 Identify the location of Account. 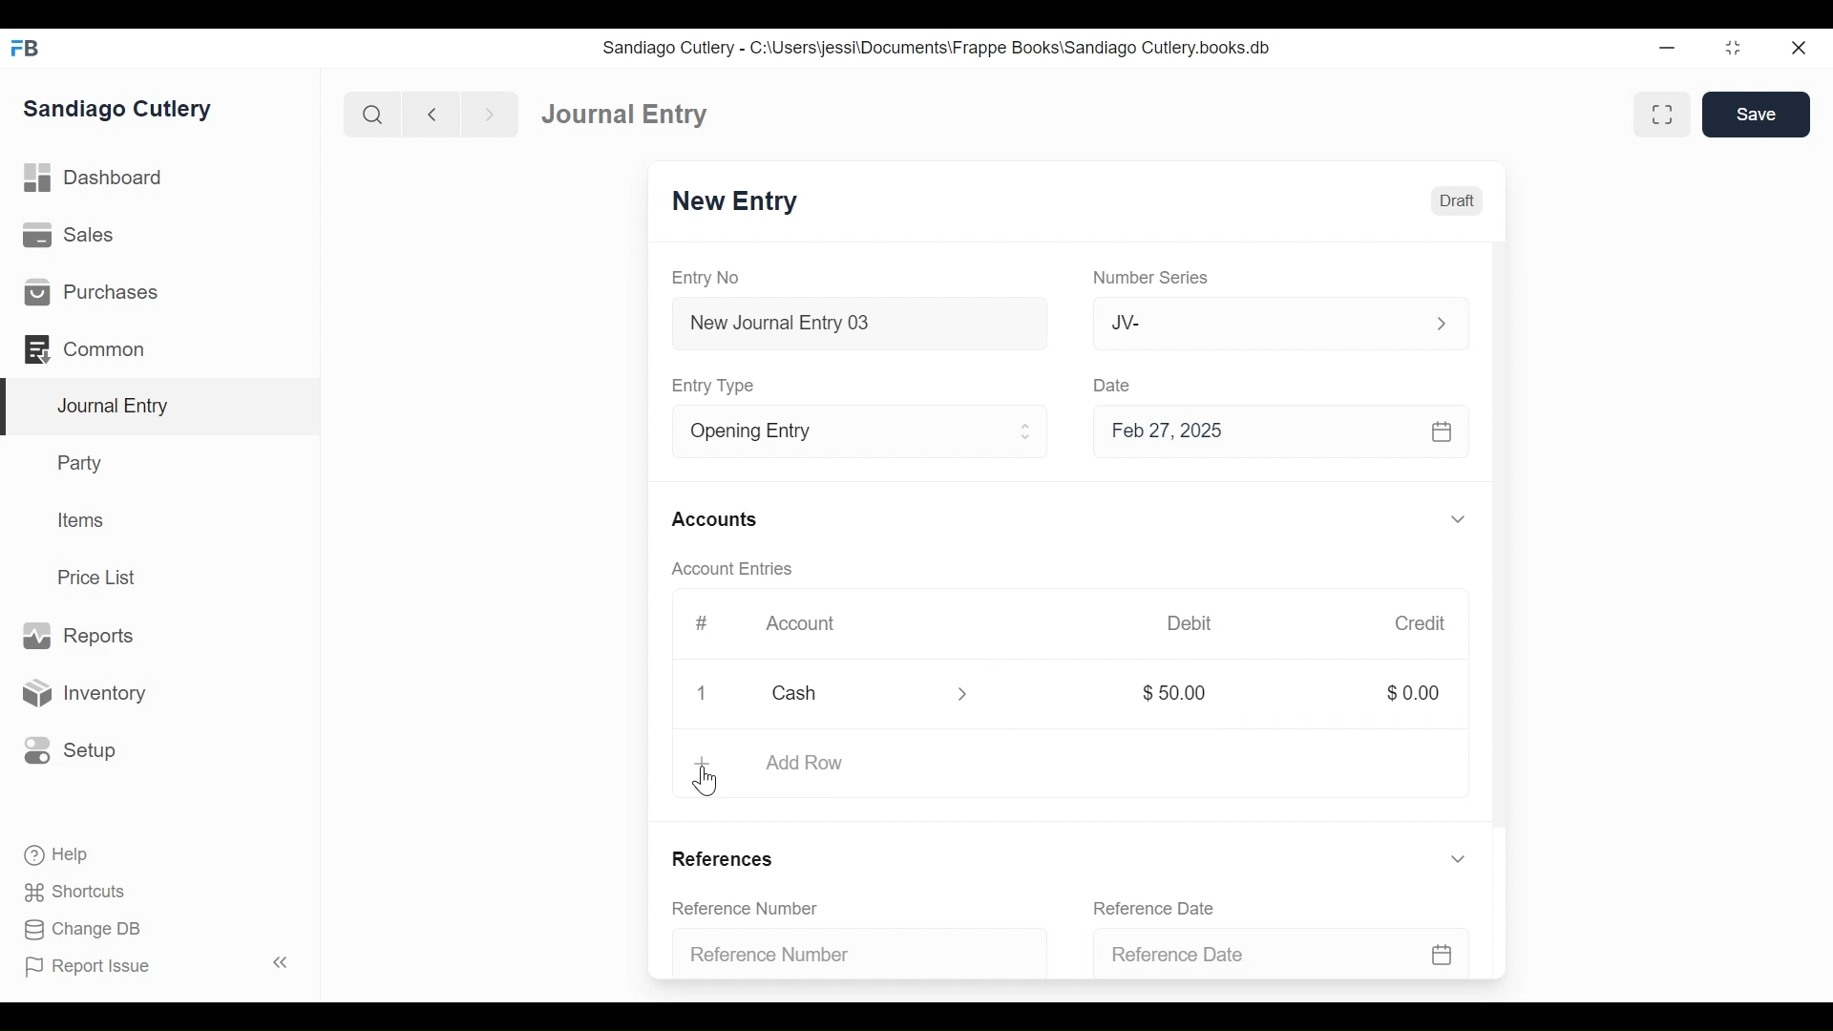
(805, 624).